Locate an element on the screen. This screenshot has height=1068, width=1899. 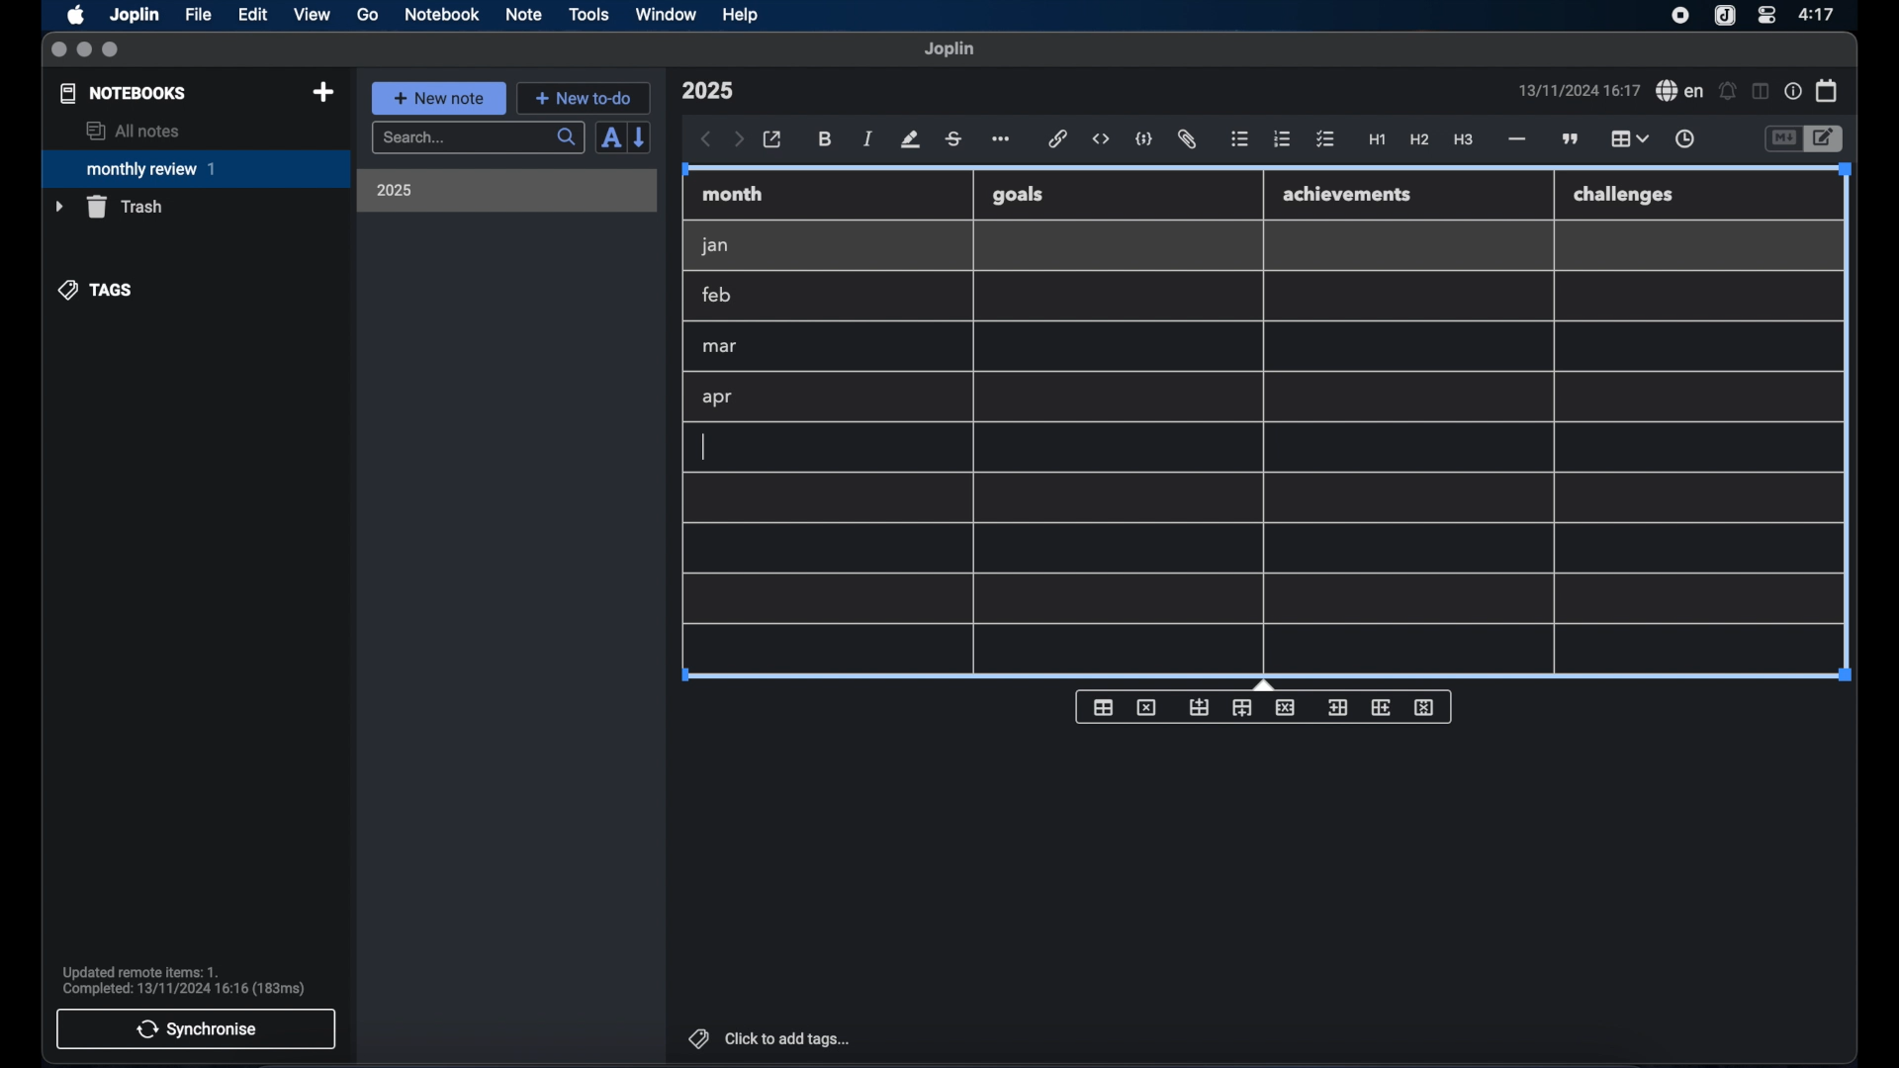
code is located at coordinates (1144, 140).